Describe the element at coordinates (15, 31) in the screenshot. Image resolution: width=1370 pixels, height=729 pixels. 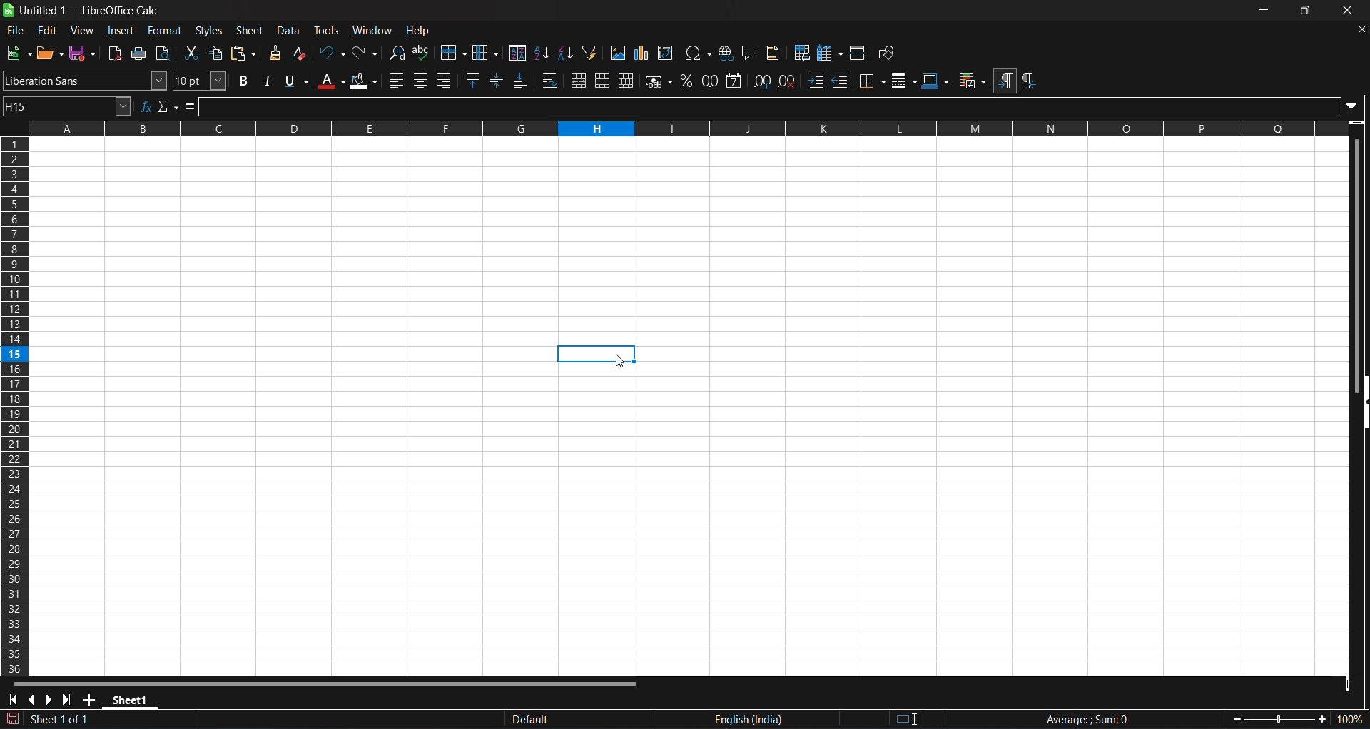
I see `file` at that location.